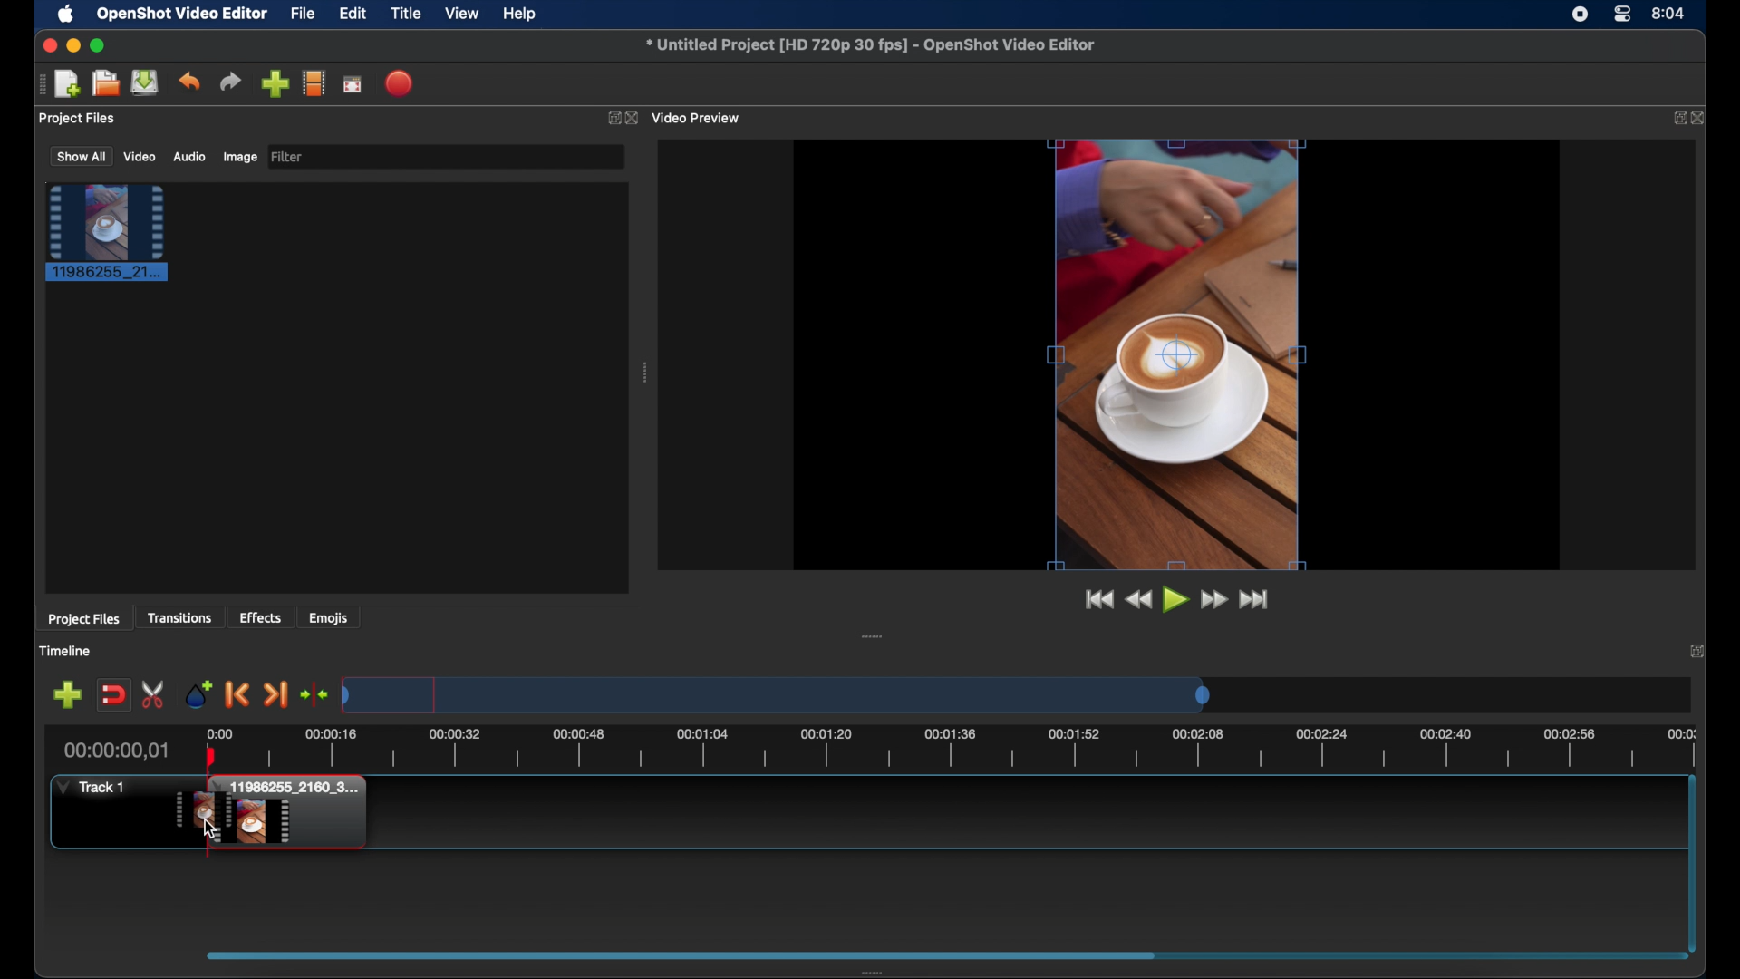 The width and height of the screenshot is (1740, 979). Describe the element at coordinates (776, 697) in the screenshot. I see `timeline scale` at that location.